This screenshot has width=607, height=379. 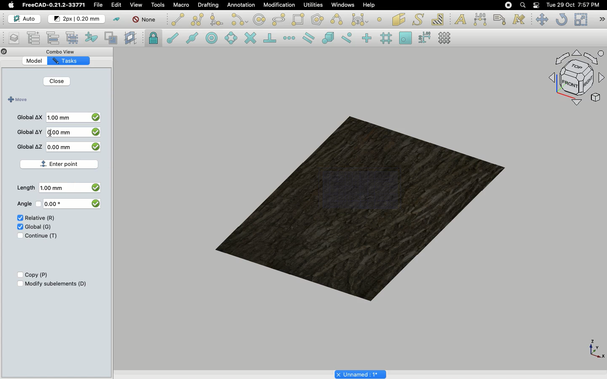 I want to click on Circle, so click(x=260, y=21).